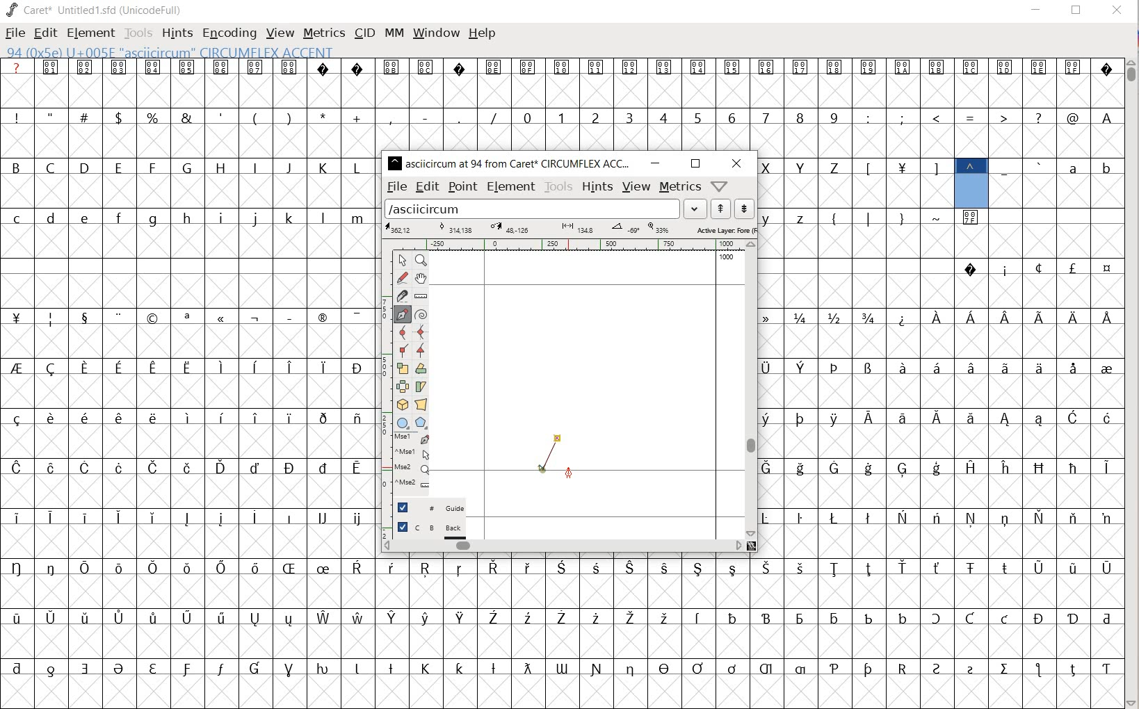 The height and width of the screenshot is (709, 1139). Describe the element at coordinates (736, 163) in the screenshot. I see `close` at that location.